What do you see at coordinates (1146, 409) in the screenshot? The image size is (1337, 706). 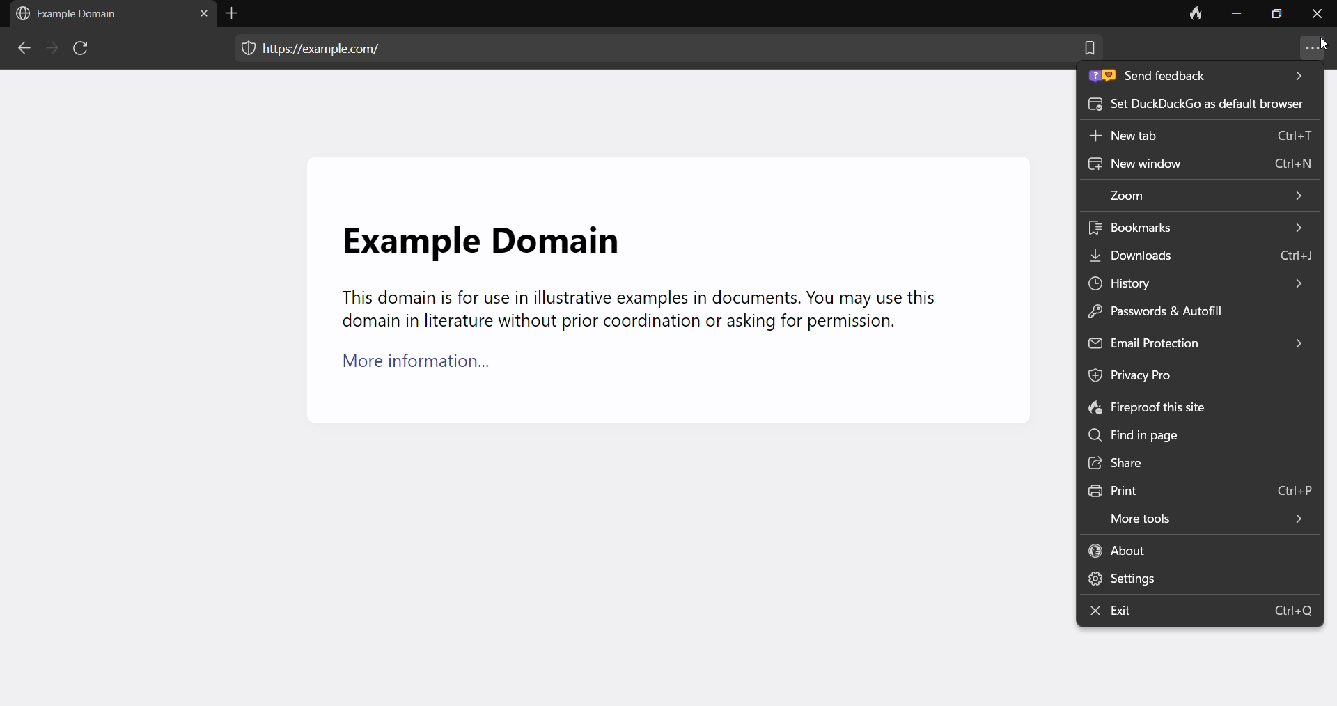 I see `Fireproofing Removed for this site` at bounding box center [1146, 409].